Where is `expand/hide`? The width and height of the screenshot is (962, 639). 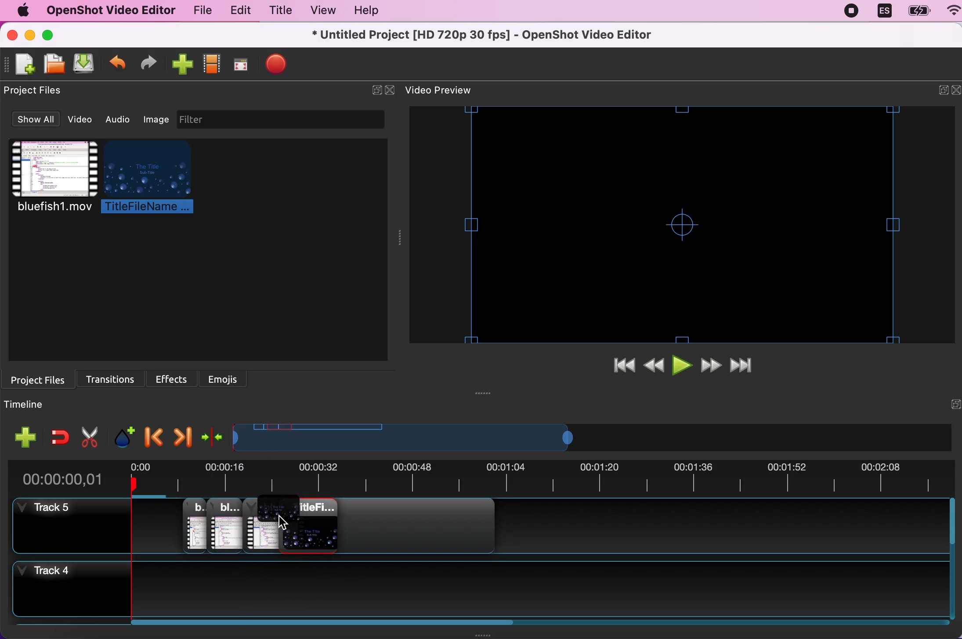
expand/hide is located at coordinates (374, 91).